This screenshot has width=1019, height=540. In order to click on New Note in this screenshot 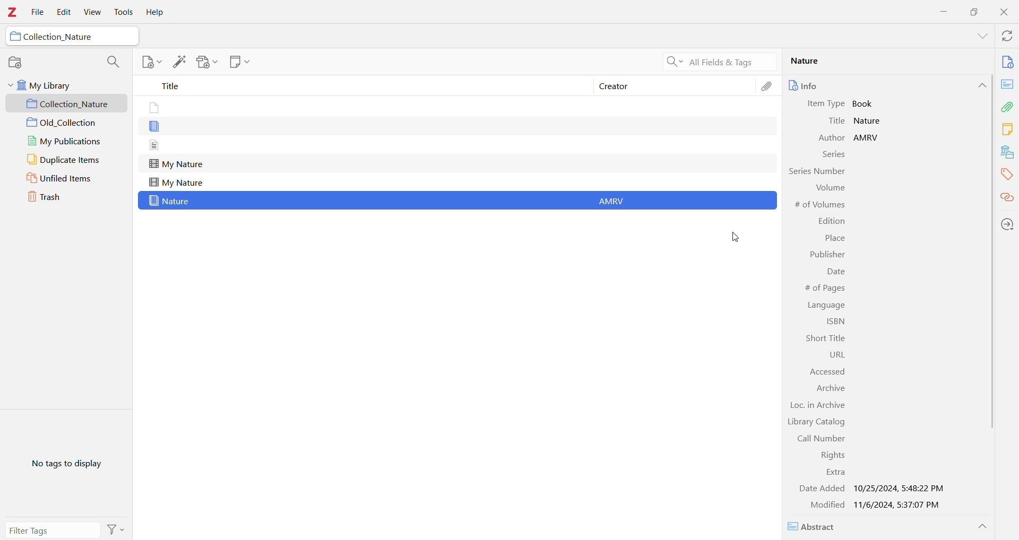, I will do `click(238, 62)`.